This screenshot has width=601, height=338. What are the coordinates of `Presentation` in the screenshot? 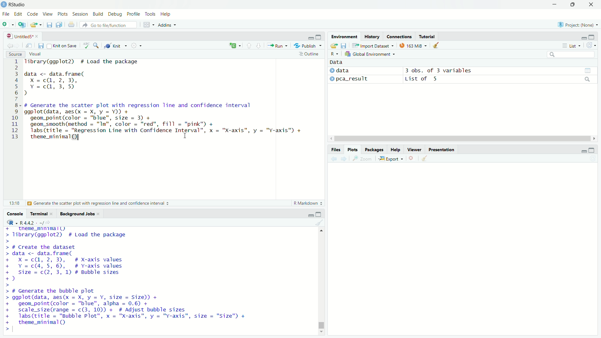 It's located at (441, 150).